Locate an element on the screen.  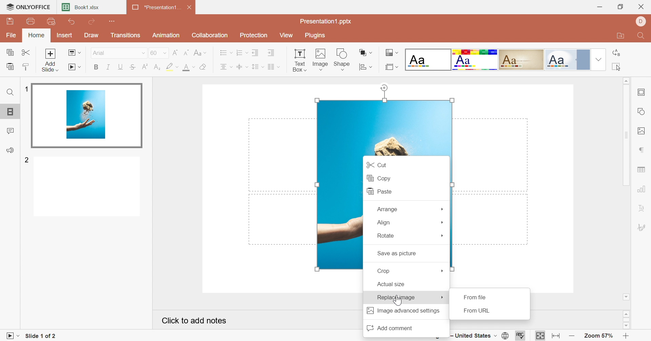
Feedback & Support is located at coordinates (10, 150).